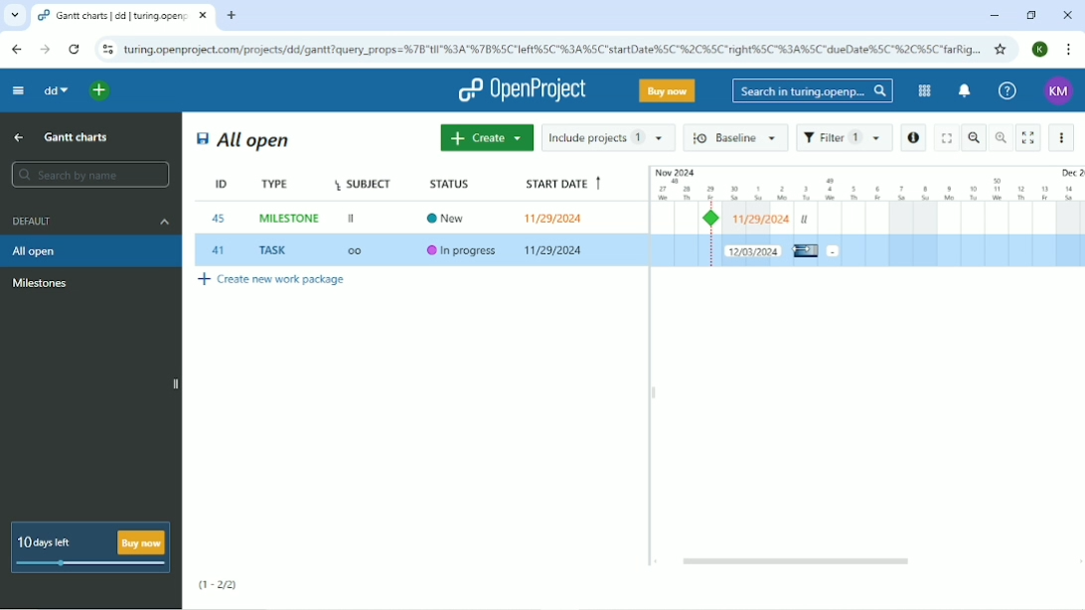 This screenshot has height=610, width=1085. I want to click on Minimize, so click(992, 16).